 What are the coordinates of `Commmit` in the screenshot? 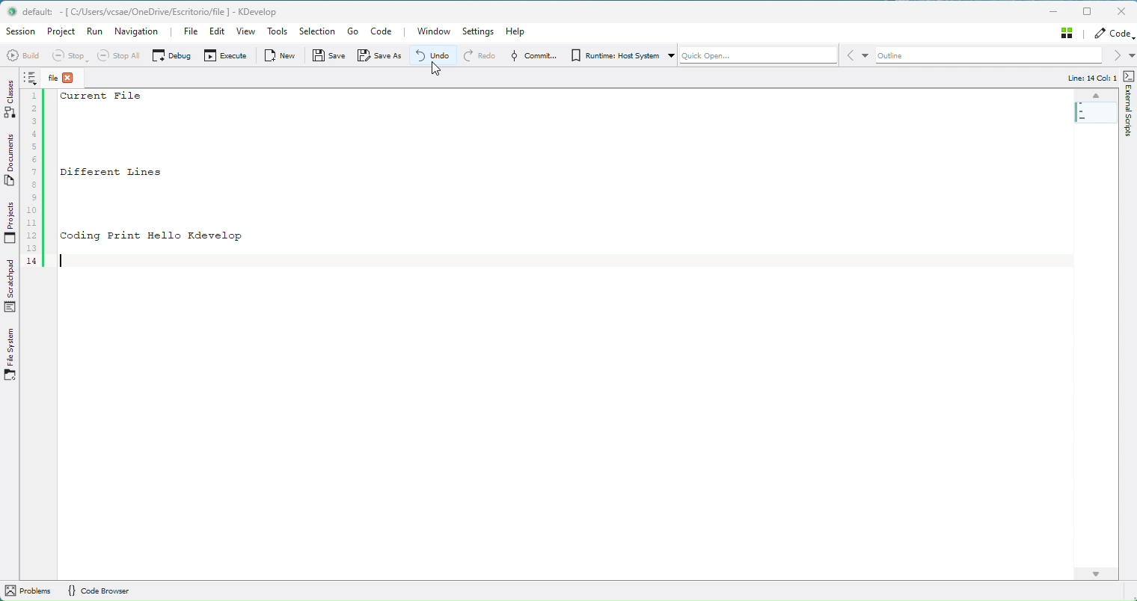 It's located at (533, 57).